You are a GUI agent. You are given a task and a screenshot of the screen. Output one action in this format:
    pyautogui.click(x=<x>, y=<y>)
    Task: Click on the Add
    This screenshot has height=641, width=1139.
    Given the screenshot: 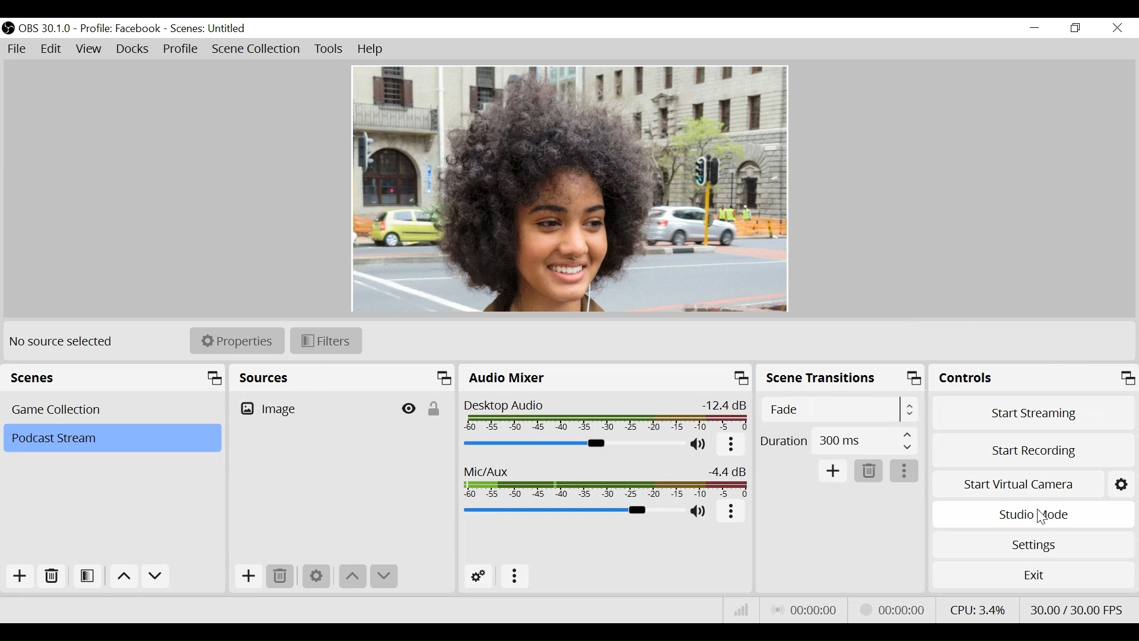 What is the action you would take?
    pyautogui.click(x=250, y=576)
    